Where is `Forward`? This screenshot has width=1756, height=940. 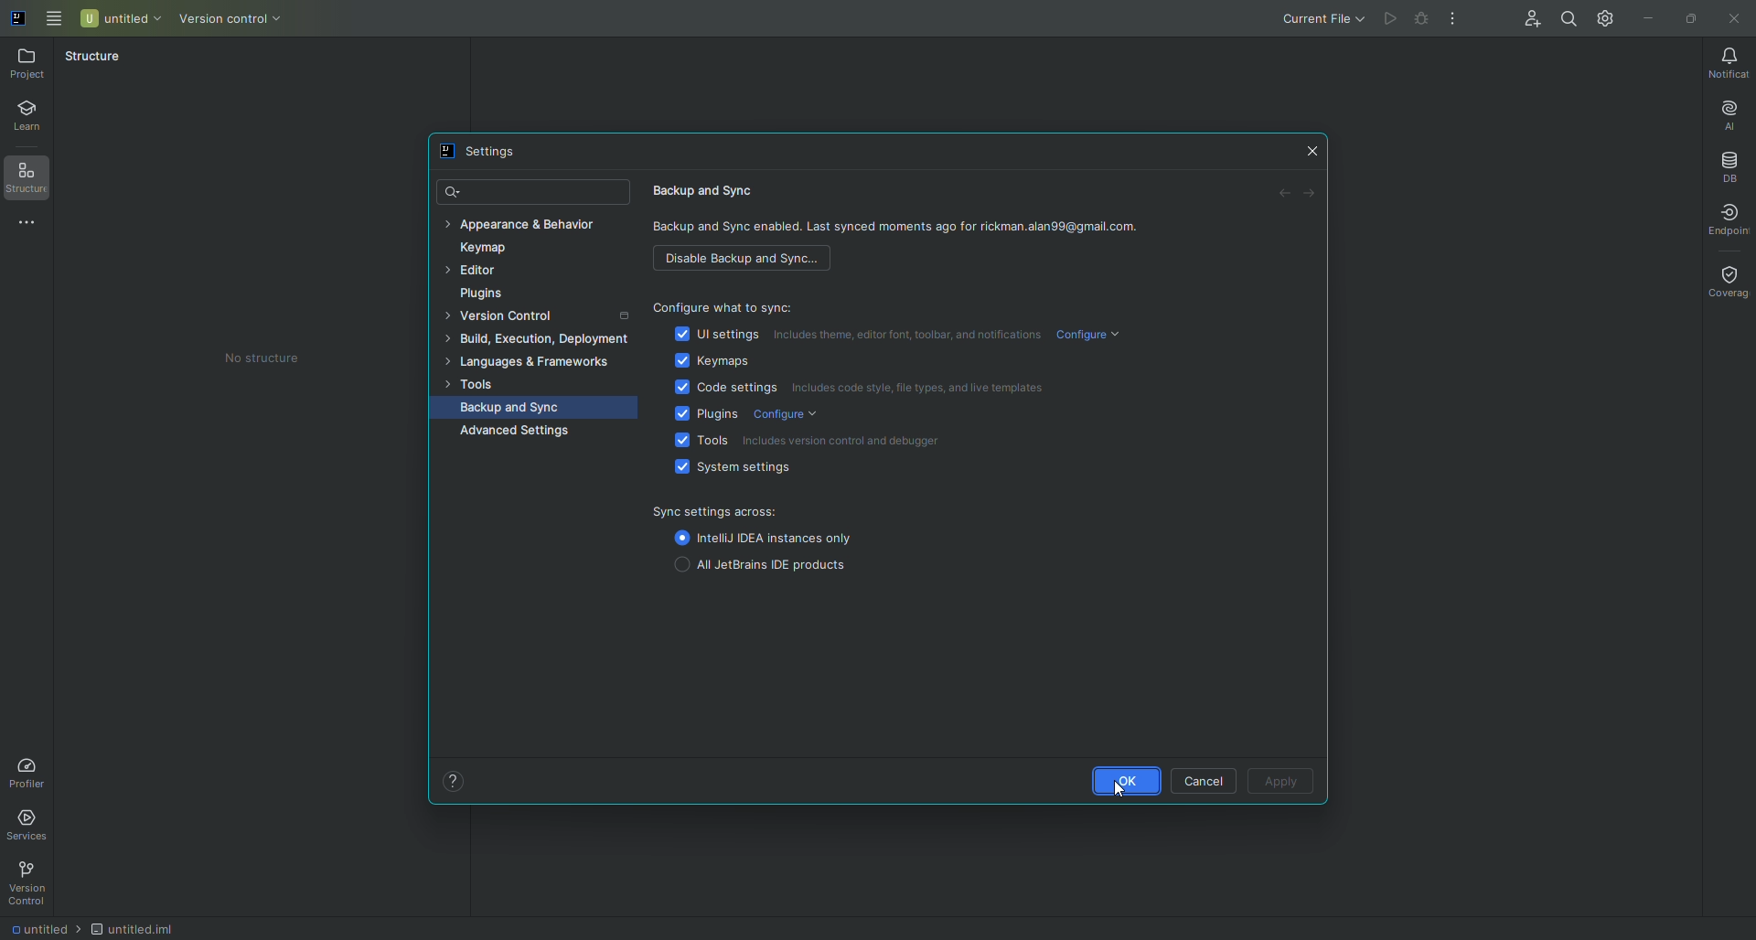
Forward is located at coordinates (1311, 196).